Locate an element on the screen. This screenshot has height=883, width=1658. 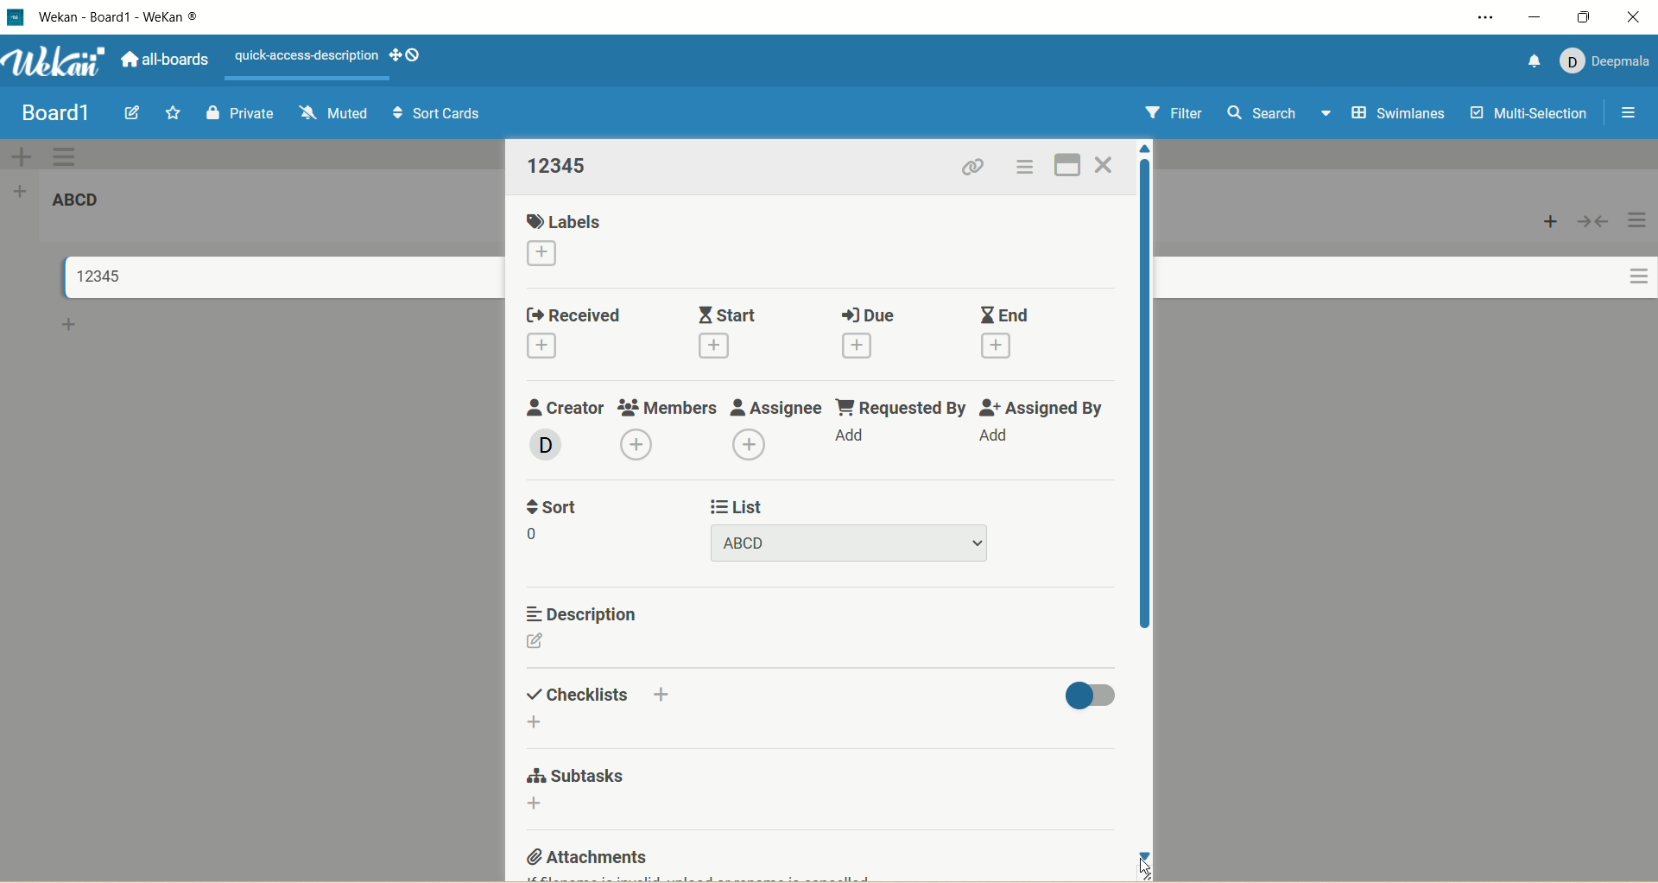
checklist is located at coordinates (576, 693).